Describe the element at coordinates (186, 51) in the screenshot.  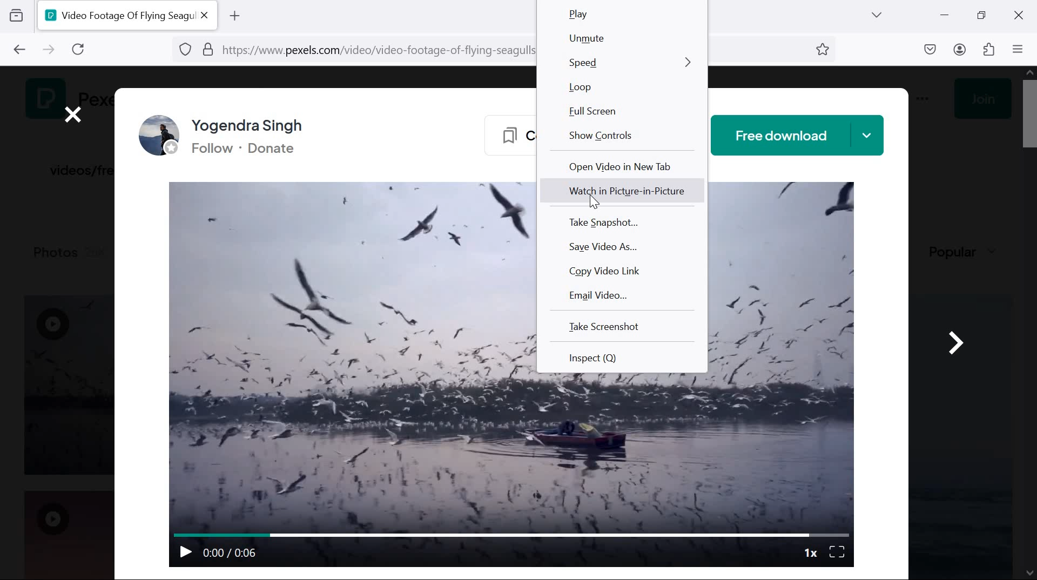
I see `BLOCKING TRACKERS` at that location.